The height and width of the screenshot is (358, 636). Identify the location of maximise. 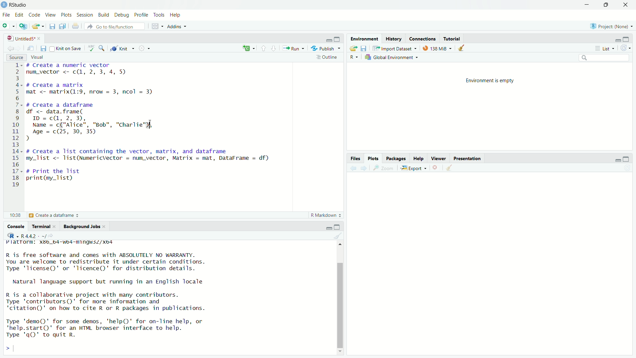
(629, 39).